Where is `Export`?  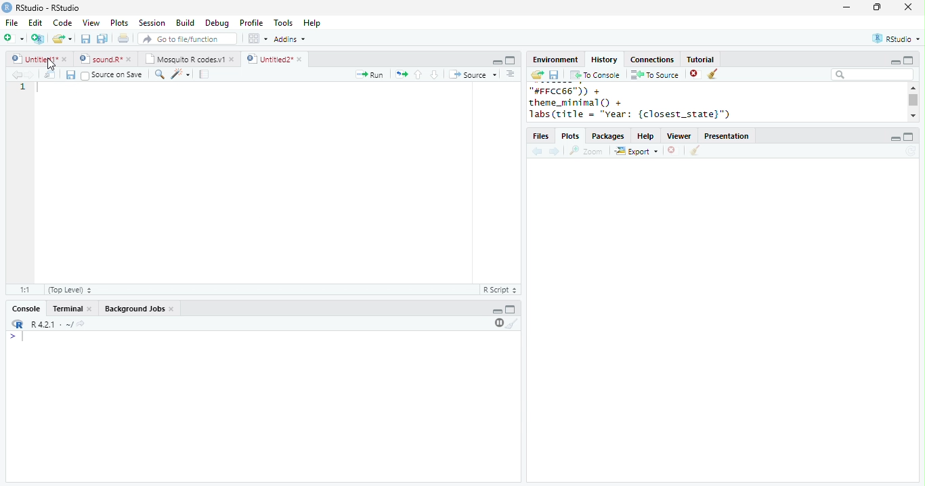 Export is located at coordinates (637, 152).